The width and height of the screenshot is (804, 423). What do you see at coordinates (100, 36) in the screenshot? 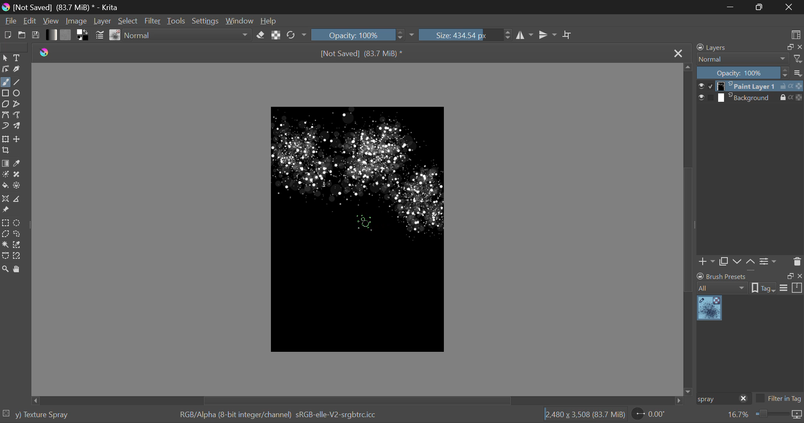
I see `Brush Settings` at bounding box center [100, 36].